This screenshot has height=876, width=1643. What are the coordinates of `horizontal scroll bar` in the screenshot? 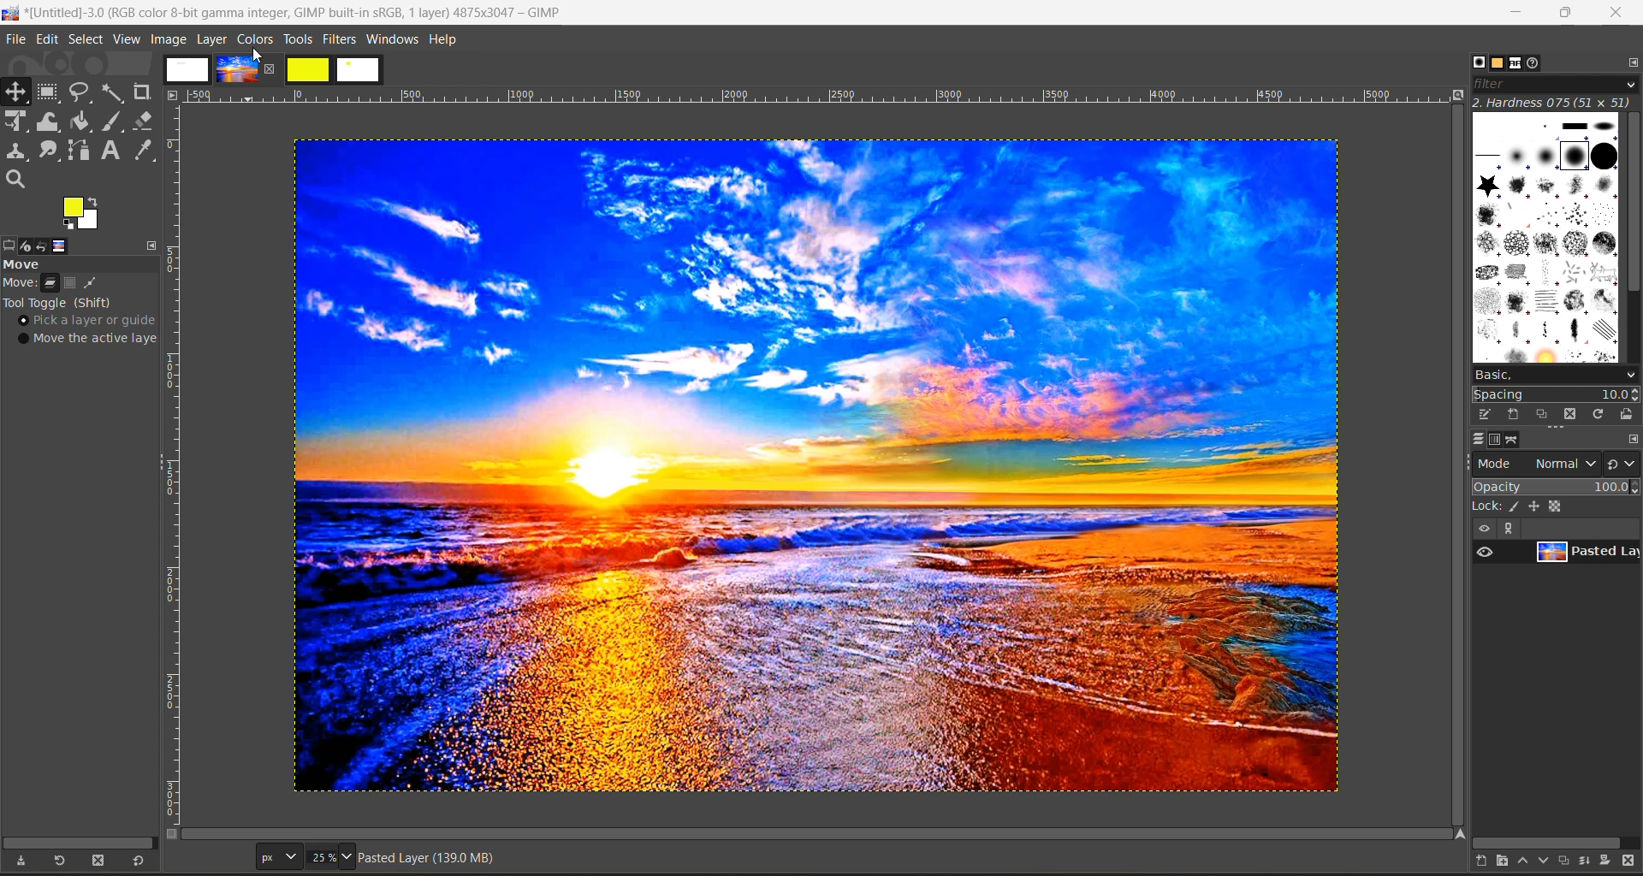 It's located at (1551, 843).